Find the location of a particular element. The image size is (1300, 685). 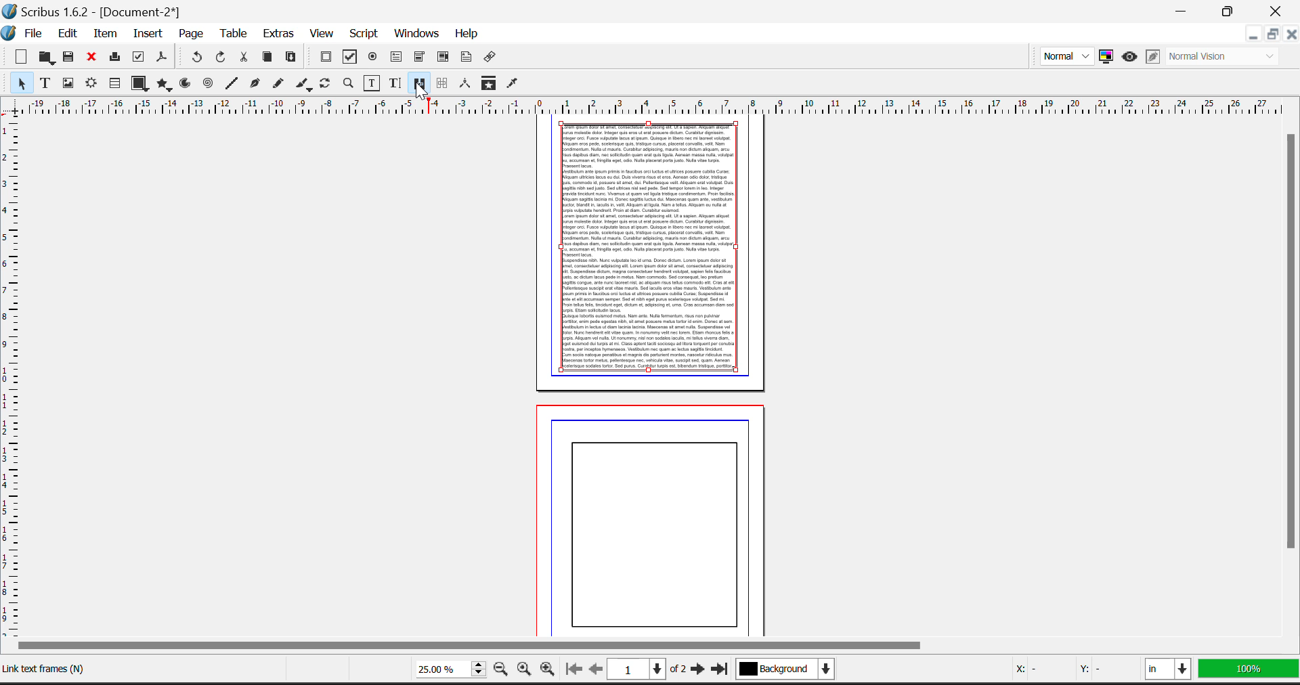

Restore Down is located at coordinates (1183, 9).